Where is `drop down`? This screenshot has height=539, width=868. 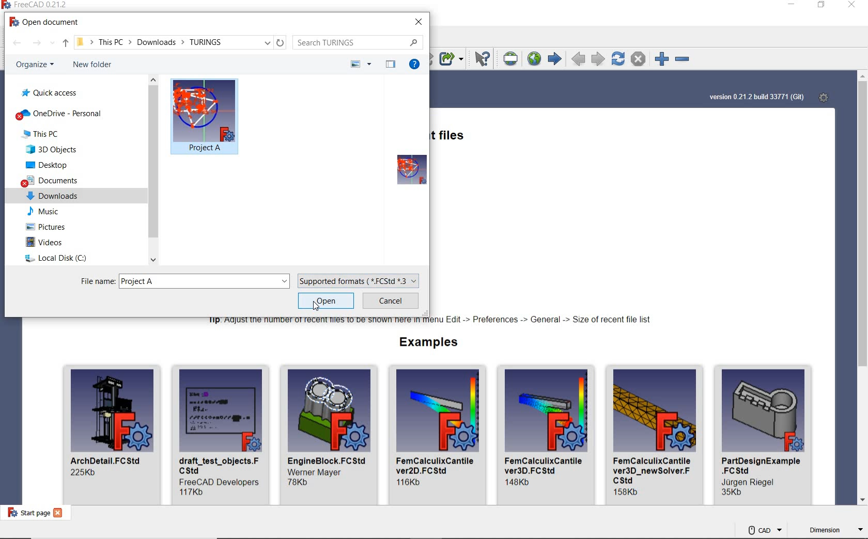 drop down is located at coordinates (267, 42).